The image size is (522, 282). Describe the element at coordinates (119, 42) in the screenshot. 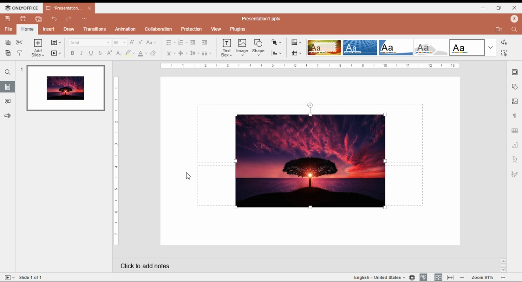

I see `font size` at that location.